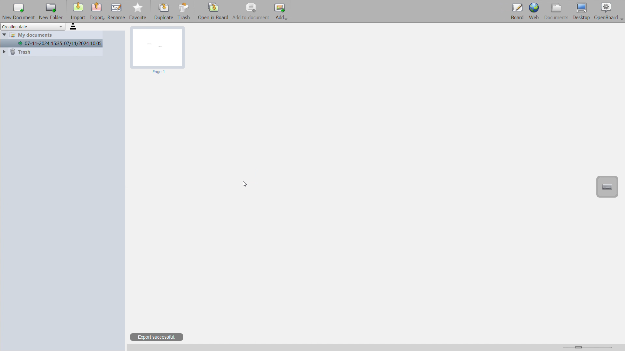 The width and height of the screenshot is (625, 351). Describe the element at coordinates (116, 11) in the screenshot. I see `rename` at that location.